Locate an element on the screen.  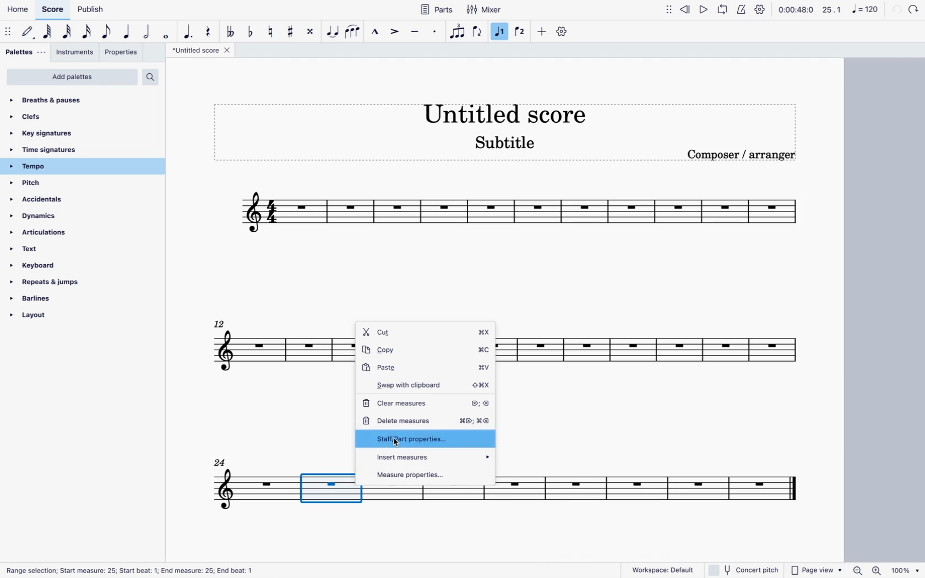
page view is located at coordinates (817, 570).